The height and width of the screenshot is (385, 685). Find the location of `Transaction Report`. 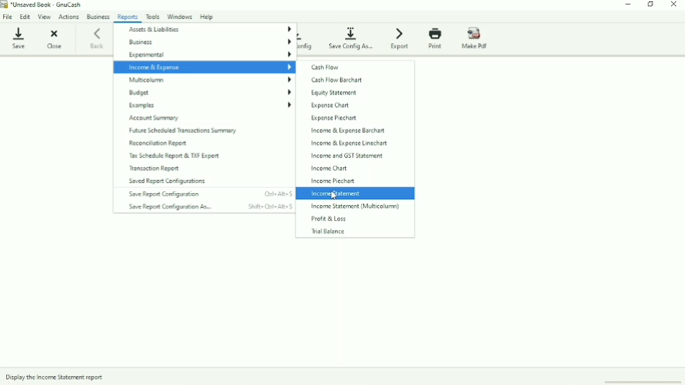

Transaction Report is located at coordinates (157, 168).